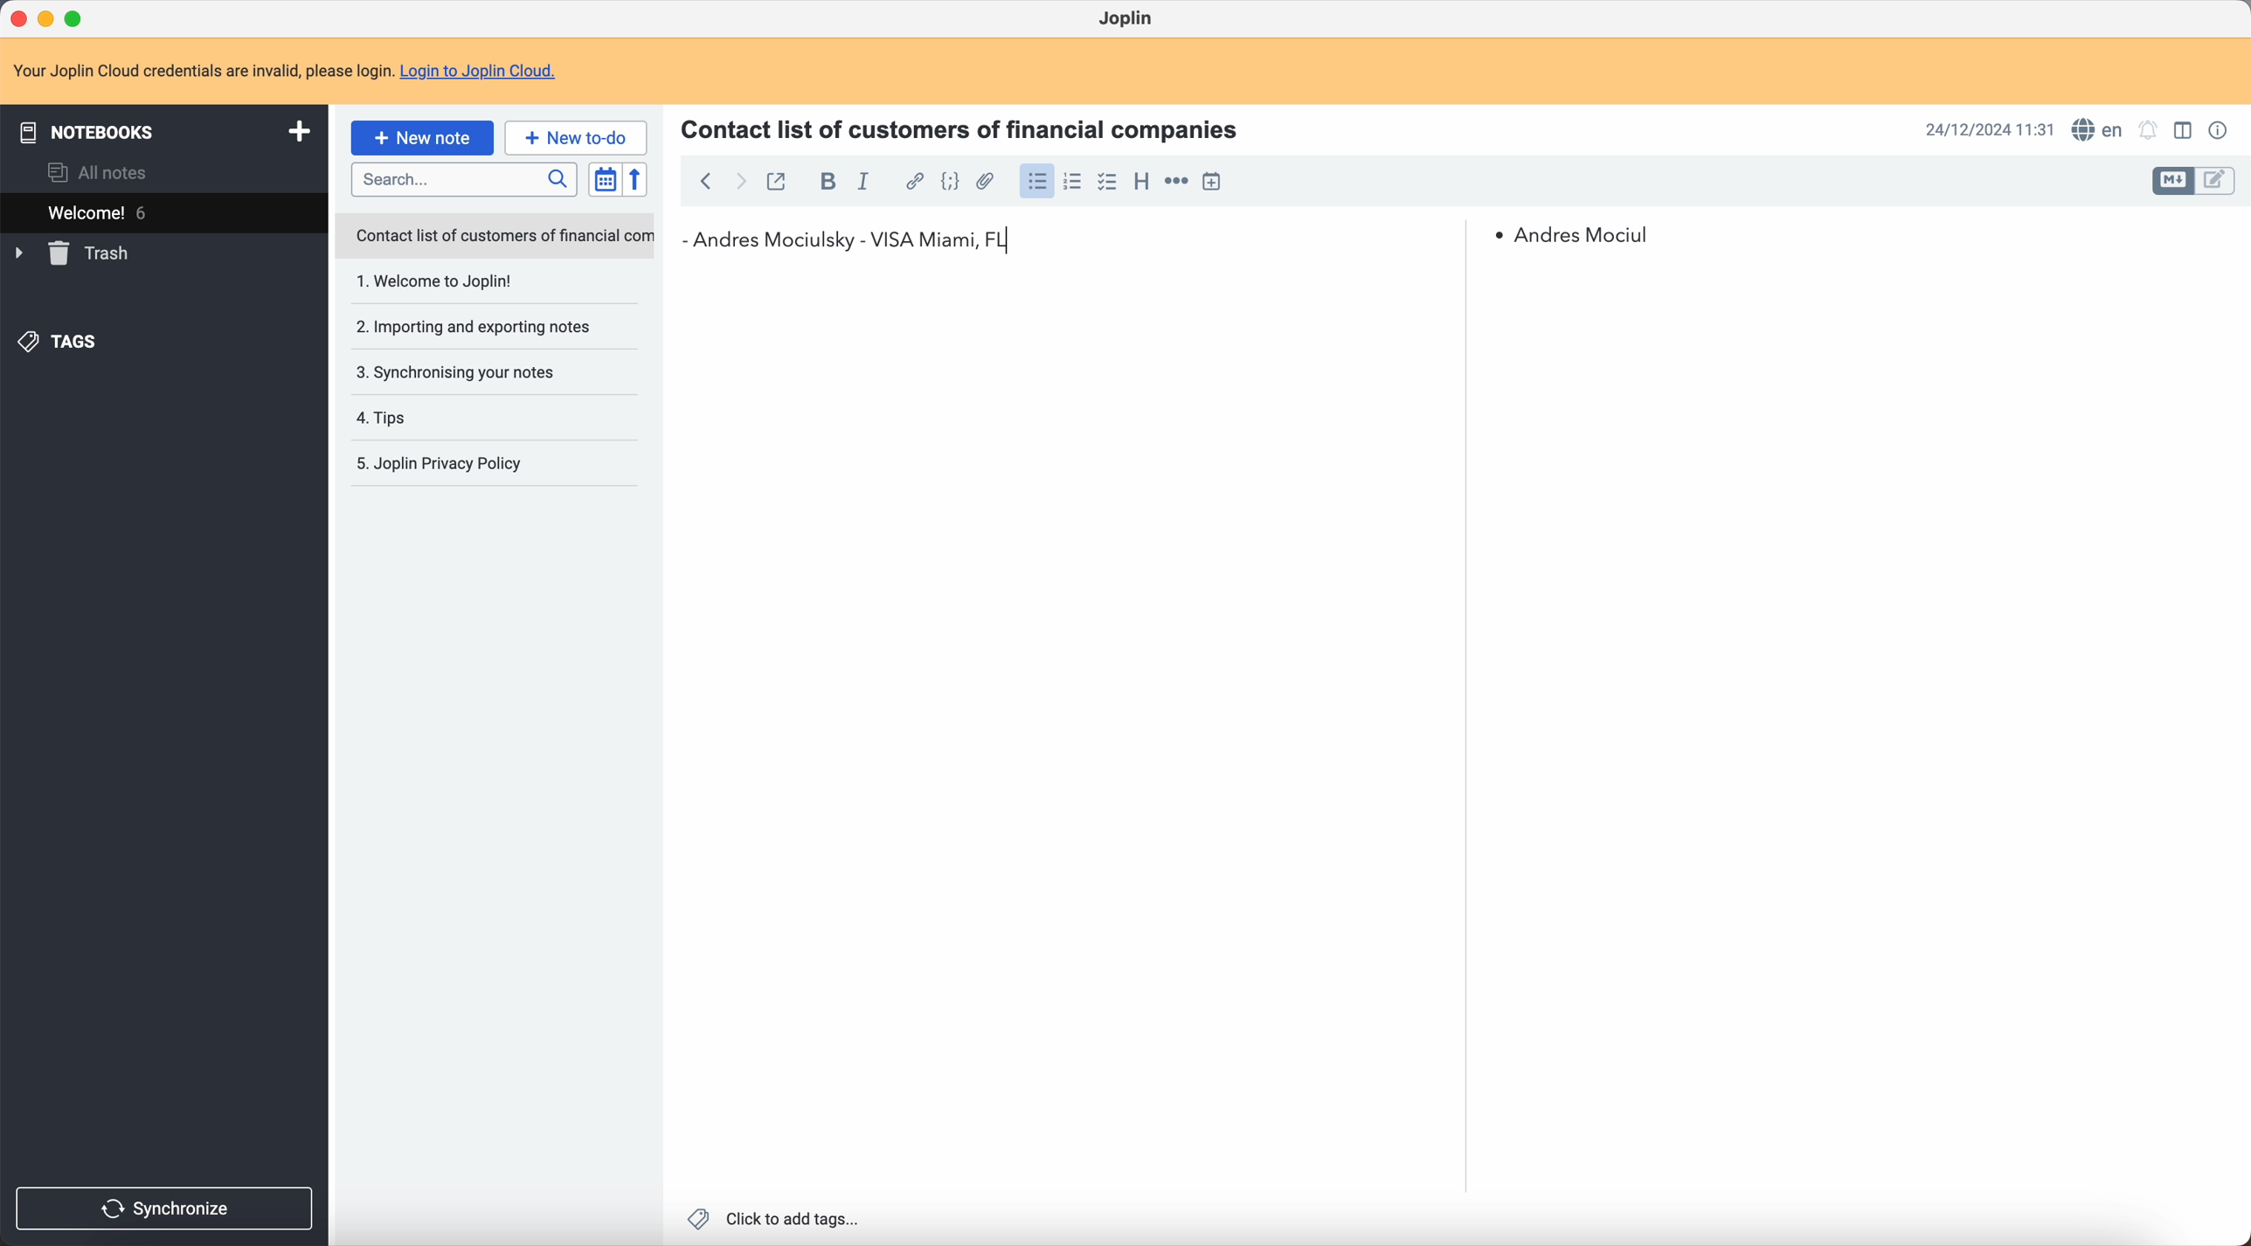 This screenshot has height=1246, width=2251. What do you see at coordinates (634, 180) in the screenshot?
I see `reverse sort order` at bounding box center [634, 180].